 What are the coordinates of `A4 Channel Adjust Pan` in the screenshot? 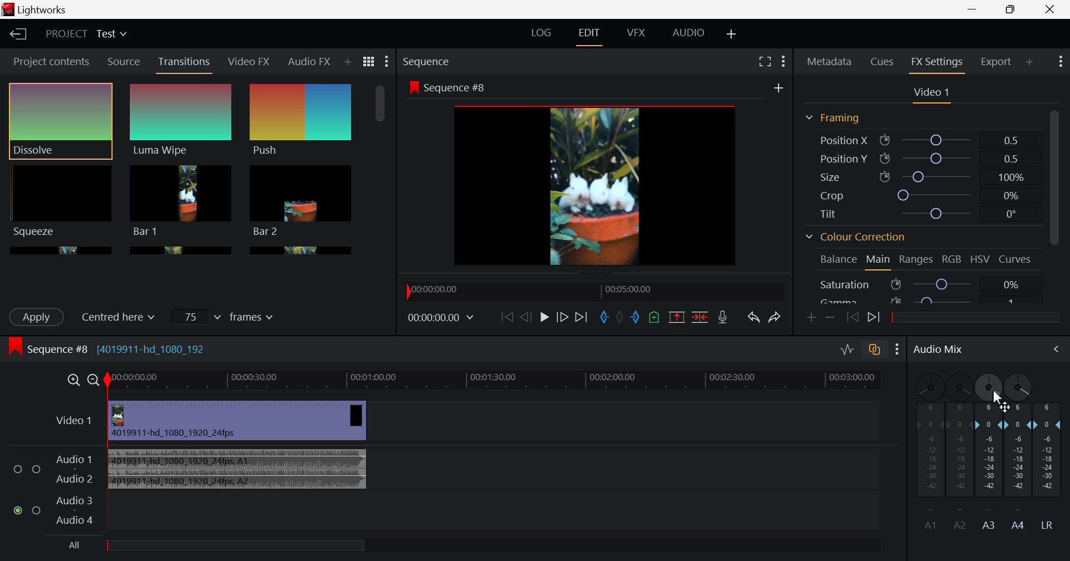 It's located at (1020, 387).